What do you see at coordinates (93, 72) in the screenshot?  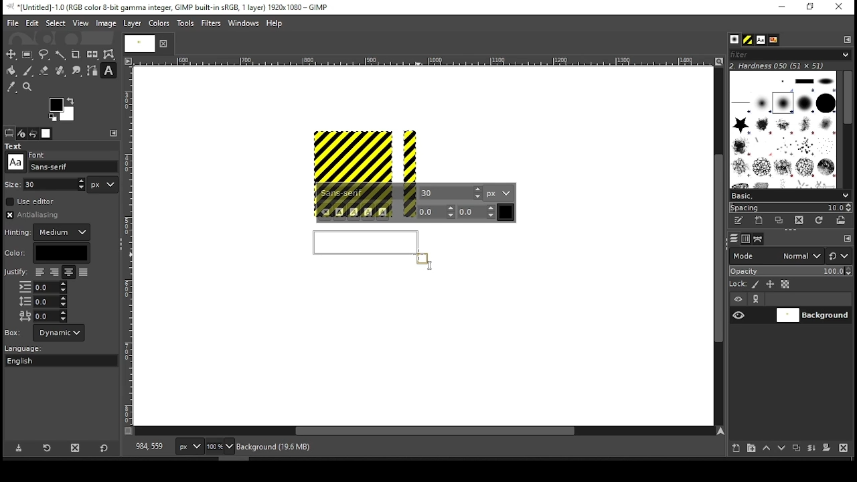 I see `paths tool` at bounding box center [93, 72].